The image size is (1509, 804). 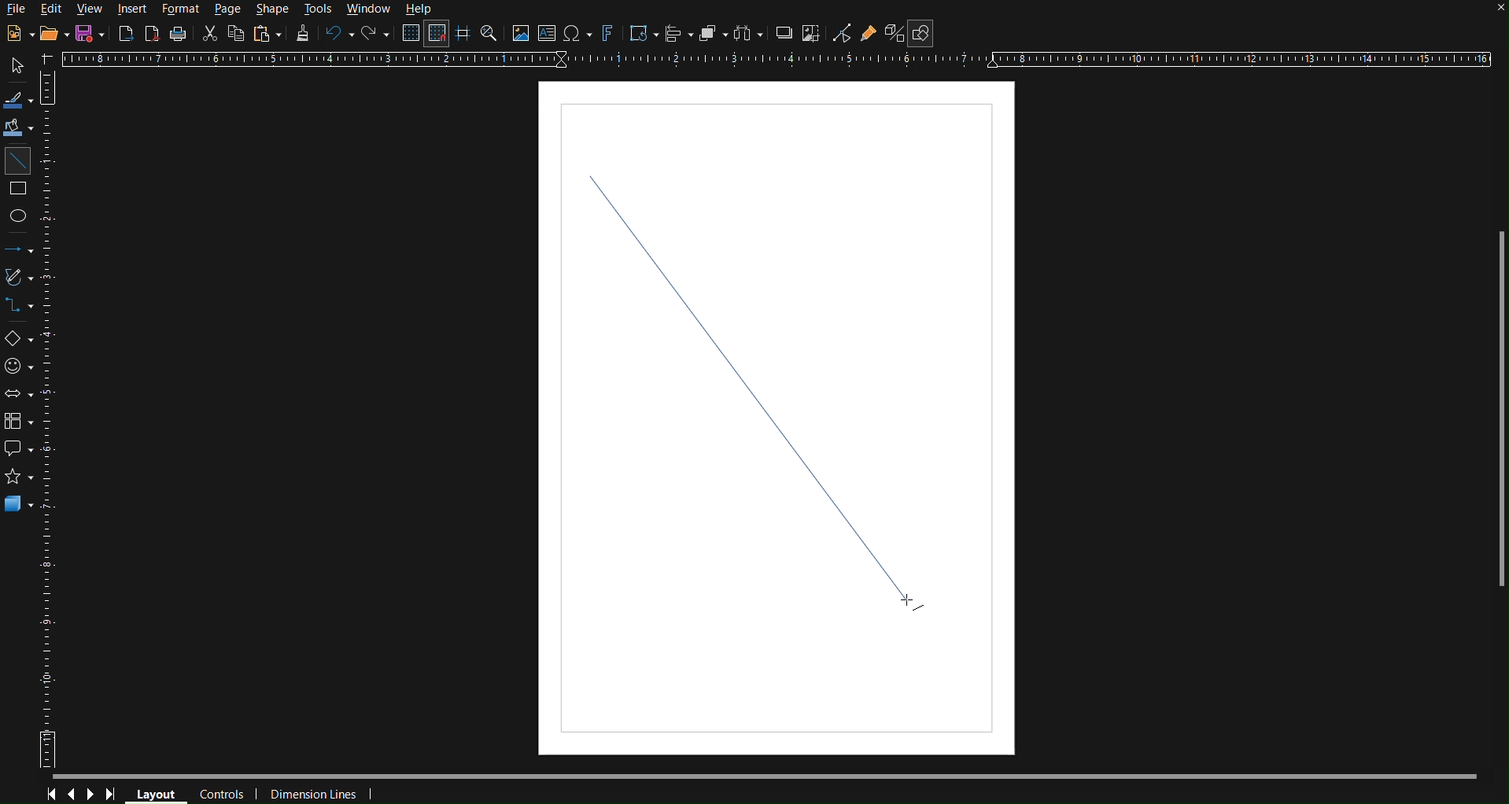 What do you see at coordinates (133, 9) in the screenshot?
I see `Insert` at bounding box center [133, 9].